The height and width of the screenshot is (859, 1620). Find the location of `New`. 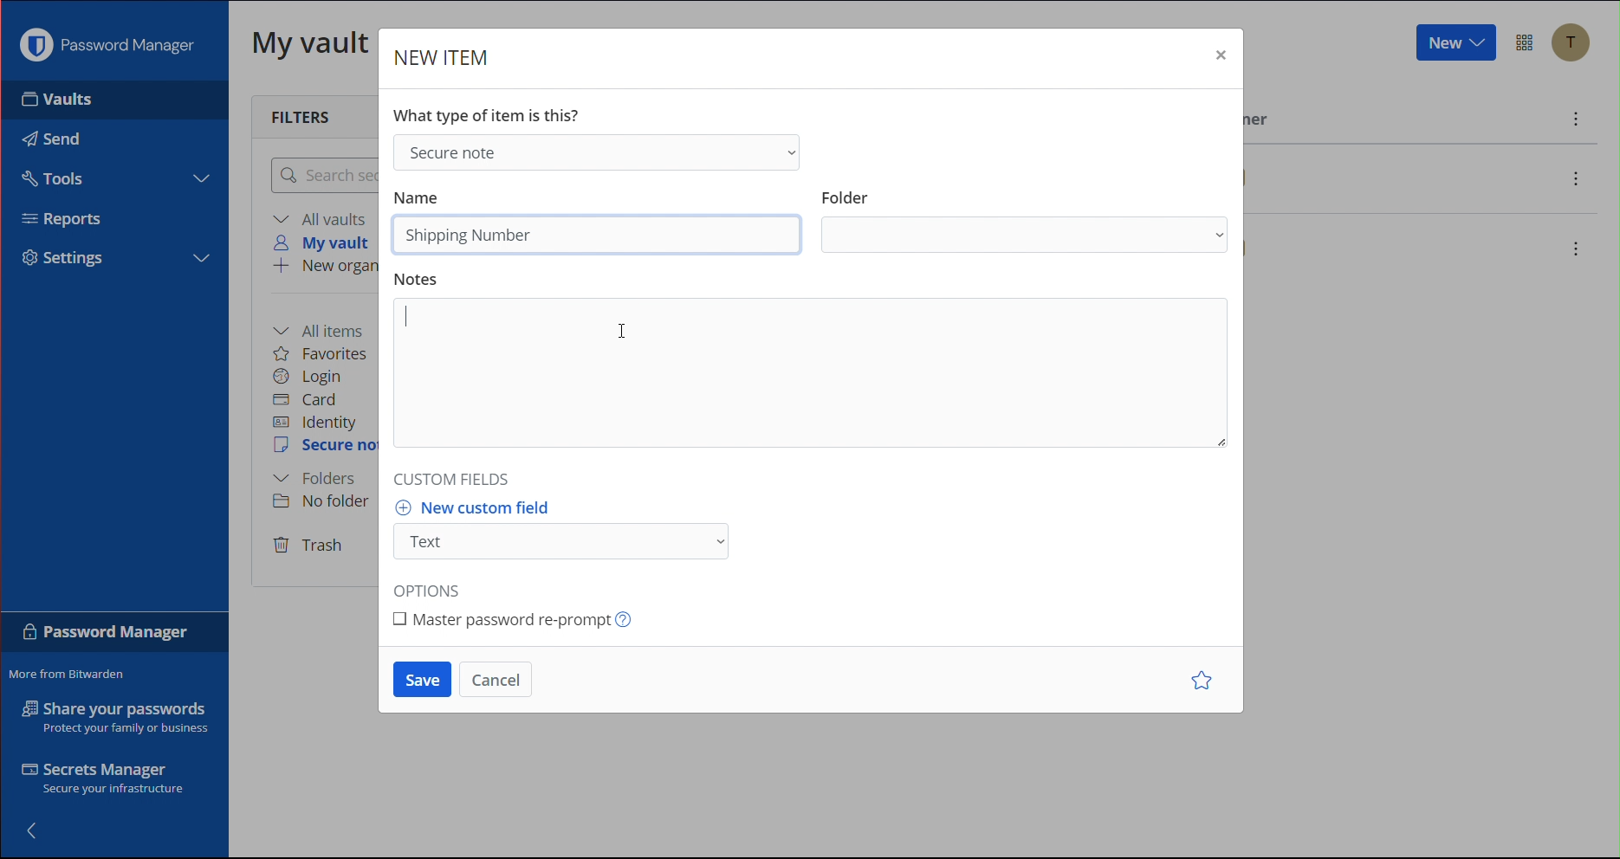

New is located at coordinates (1455, 45).